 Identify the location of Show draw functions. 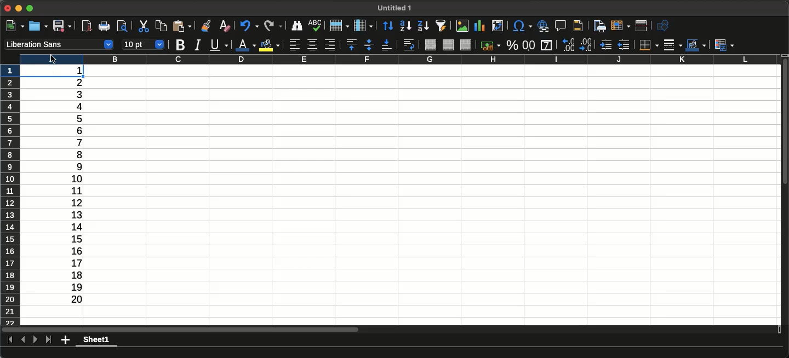
(665, 26).